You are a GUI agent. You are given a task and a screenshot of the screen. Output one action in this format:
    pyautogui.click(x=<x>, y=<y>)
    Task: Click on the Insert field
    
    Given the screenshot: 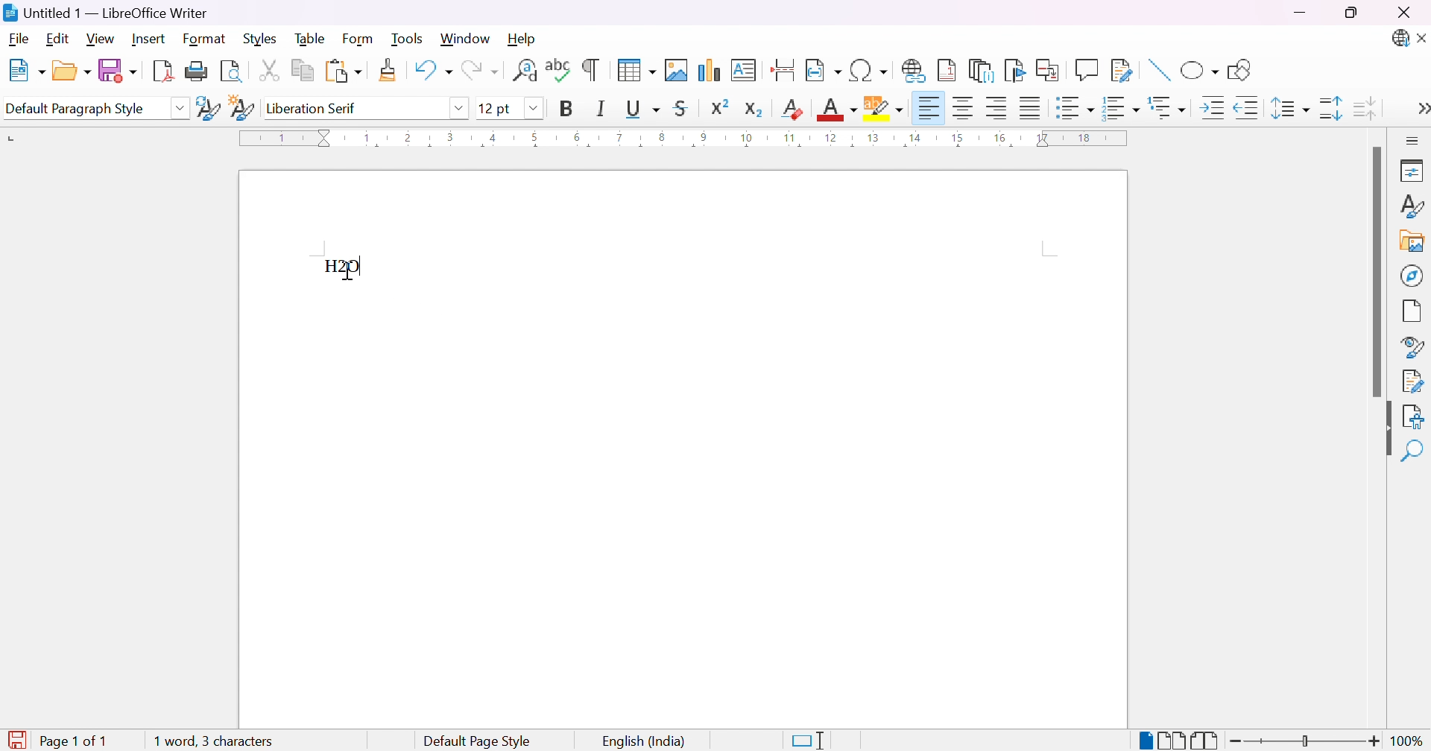 What is the action you would take?
    pyautogui.click(x=823, y=71)
    